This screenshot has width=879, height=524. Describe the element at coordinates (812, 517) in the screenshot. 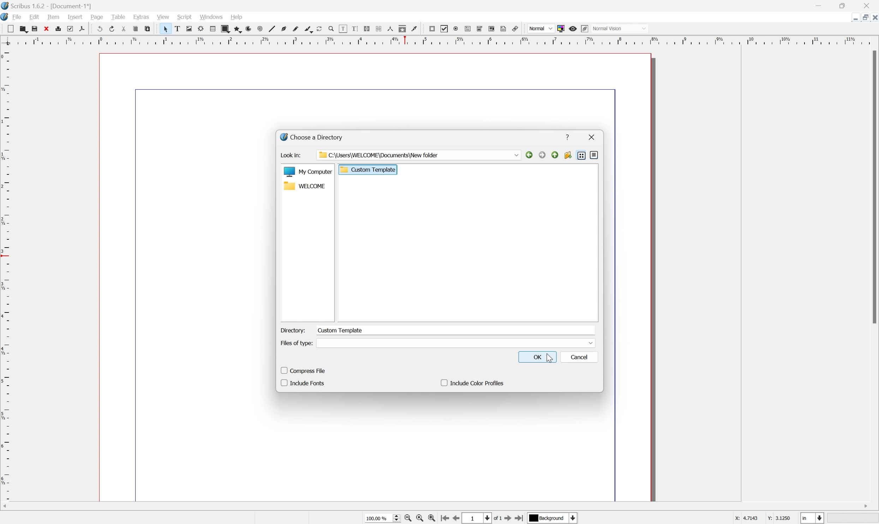

I see `Select current unit` at that location.